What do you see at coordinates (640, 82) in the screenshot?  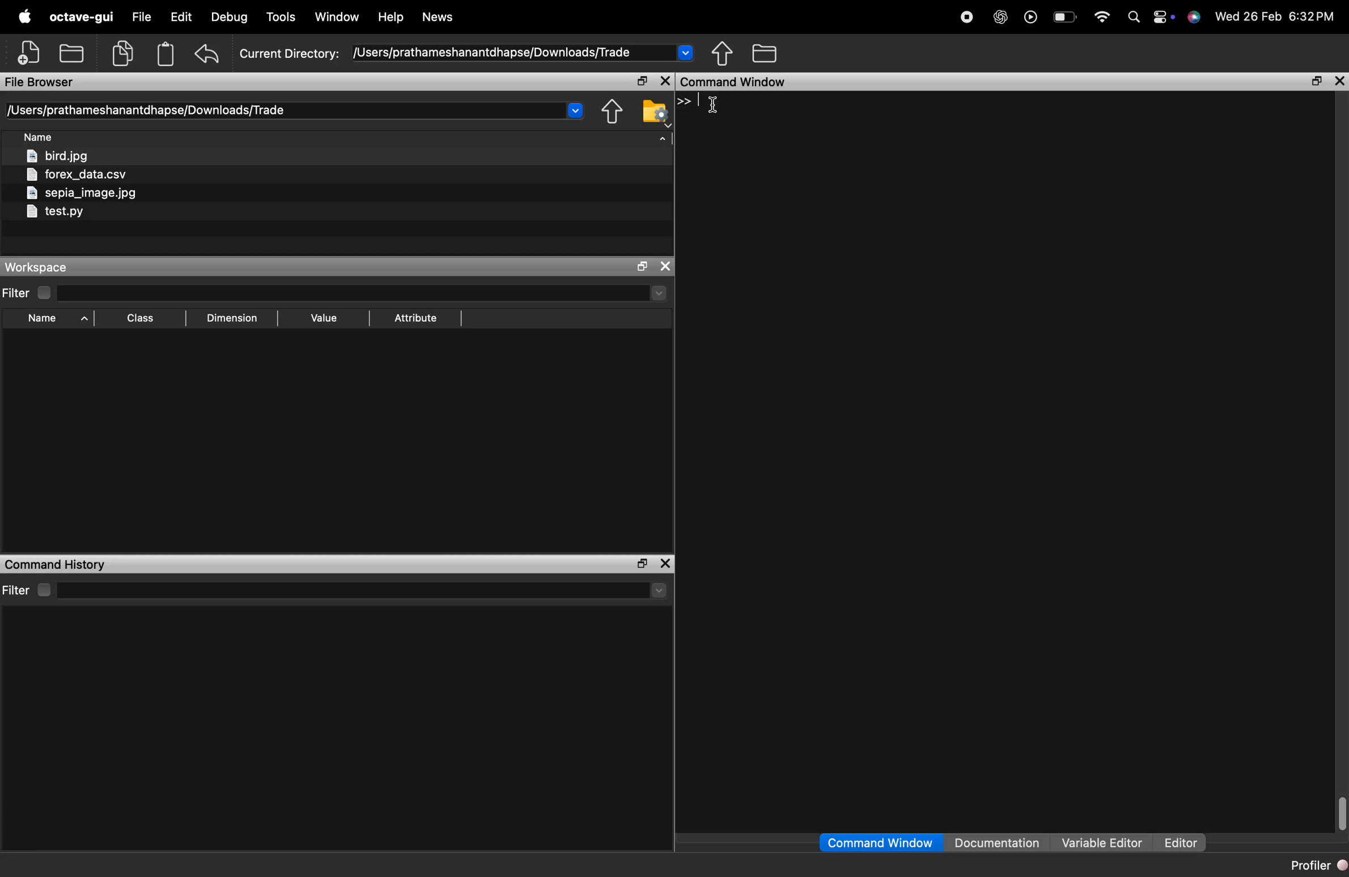 I see `maximize` at bounding box center [640, 82].